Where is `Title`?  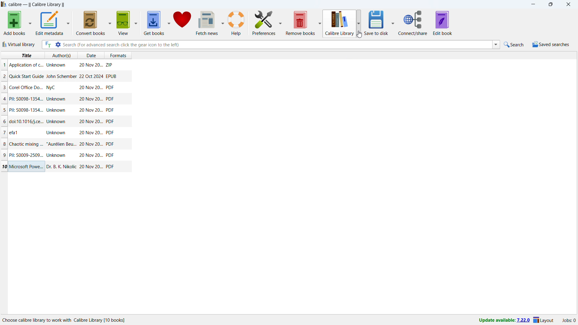 Title is located at coordinates (25, 155).